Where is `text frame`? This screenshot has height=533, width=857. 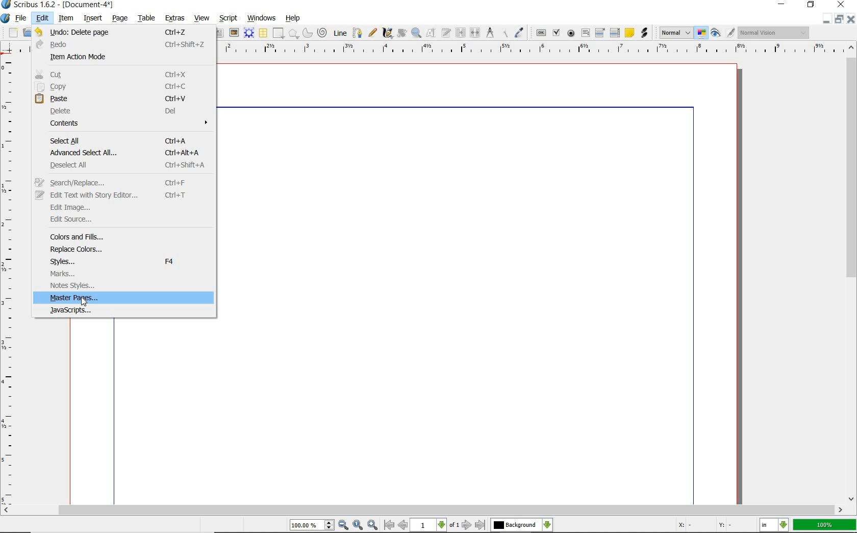 text frame is located at coordinates (221, 33).